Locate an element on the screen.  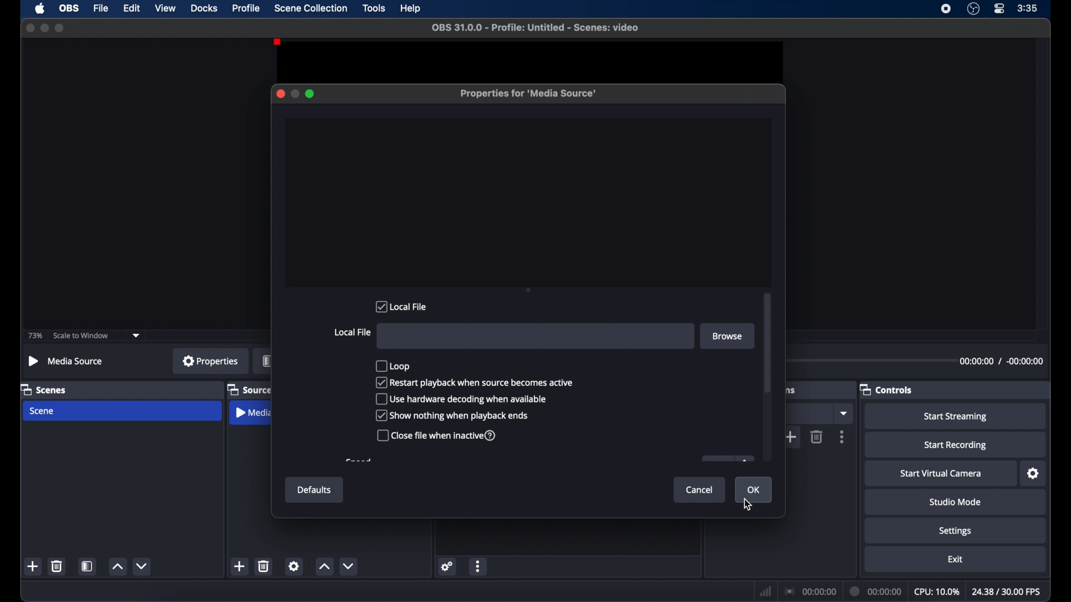
exit is located at coordinates (955, 559).